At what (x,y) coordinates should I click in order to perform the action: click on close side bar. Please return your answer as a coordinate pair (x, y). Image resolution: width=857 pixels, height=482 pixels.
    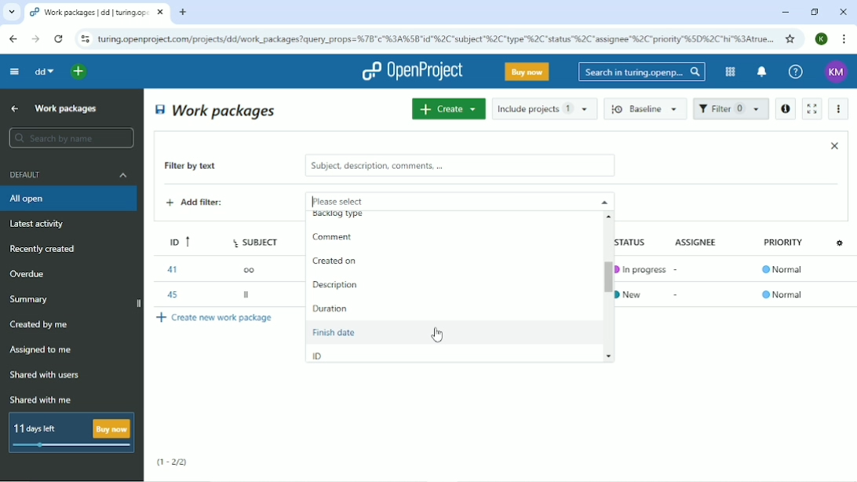
    Looking at the image, I should click on (137, 305).